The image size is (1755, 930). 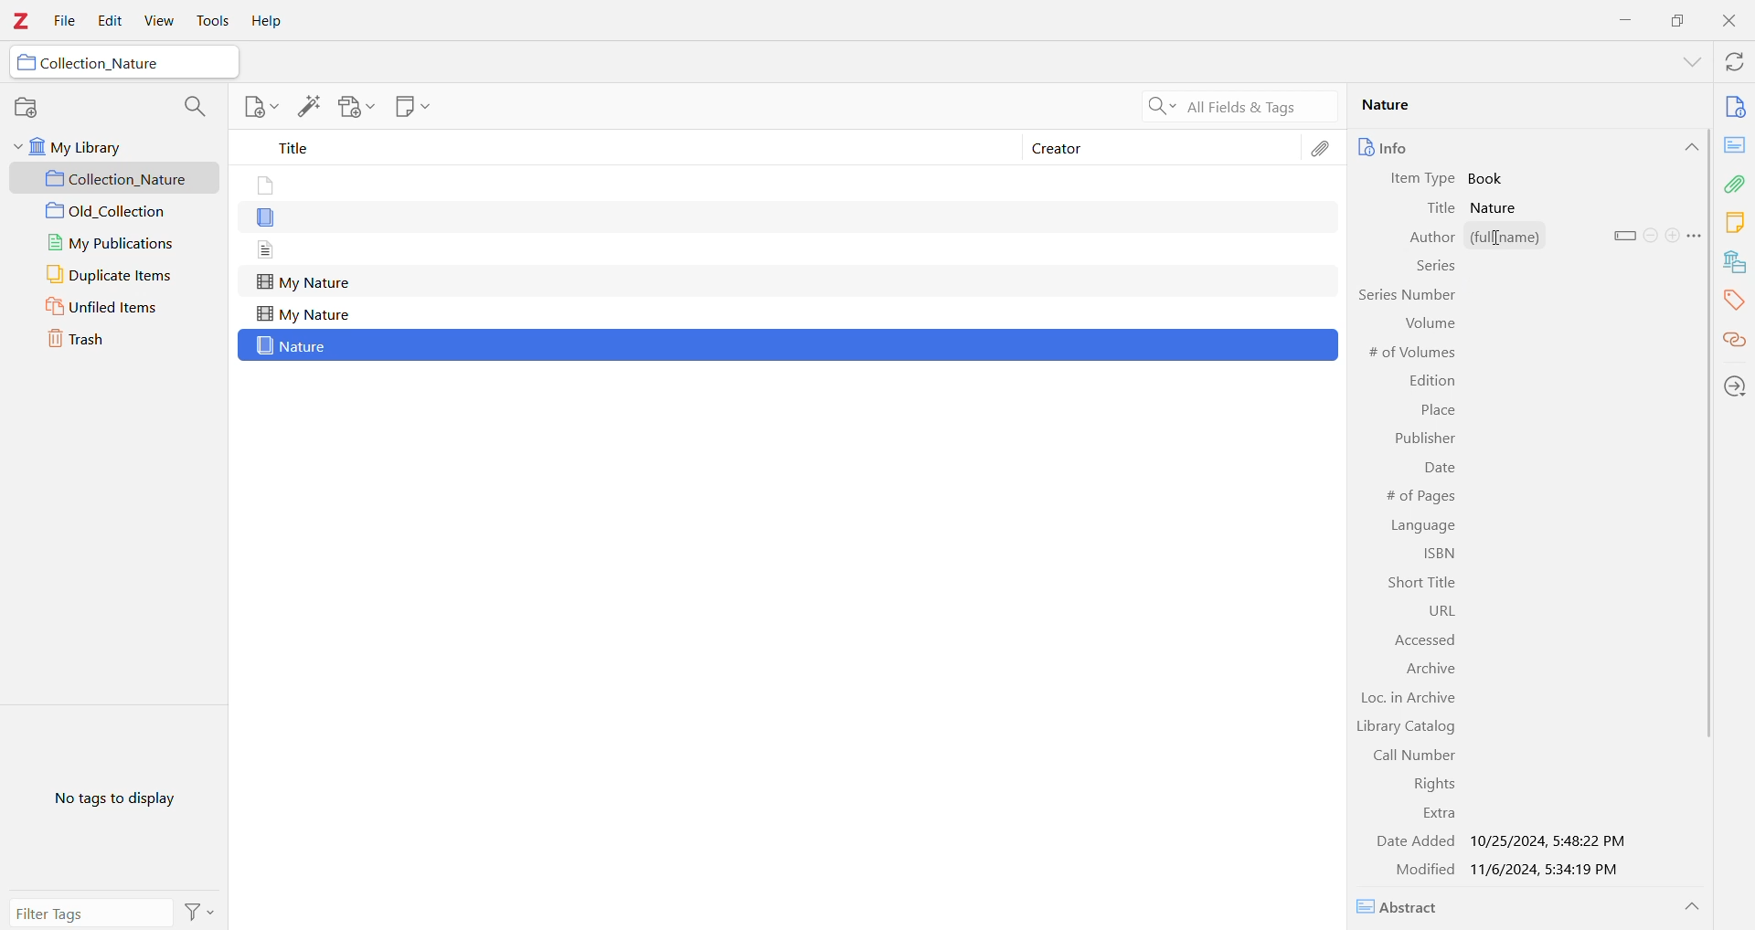 I want to click on Actions, so click(x=199, y=912).